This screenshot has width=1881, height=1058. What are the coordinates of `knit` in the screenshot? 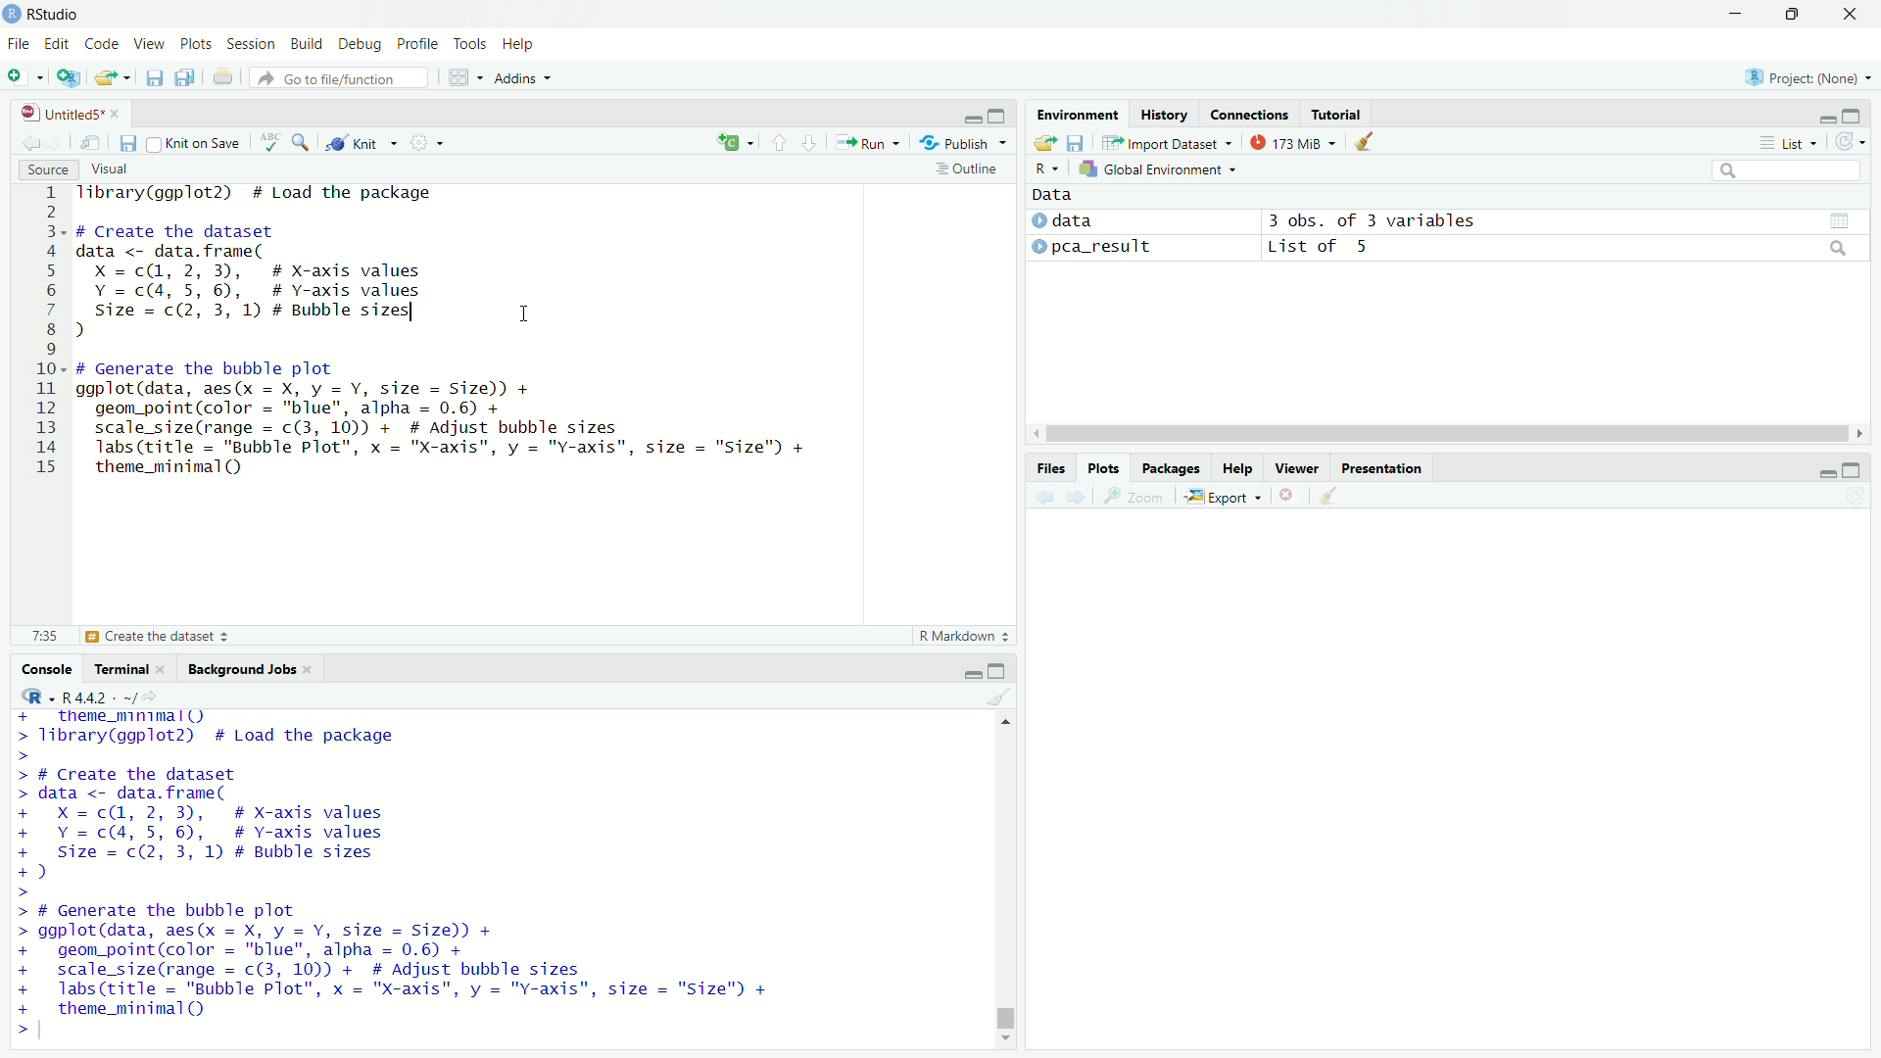 It's located at (362, 141).